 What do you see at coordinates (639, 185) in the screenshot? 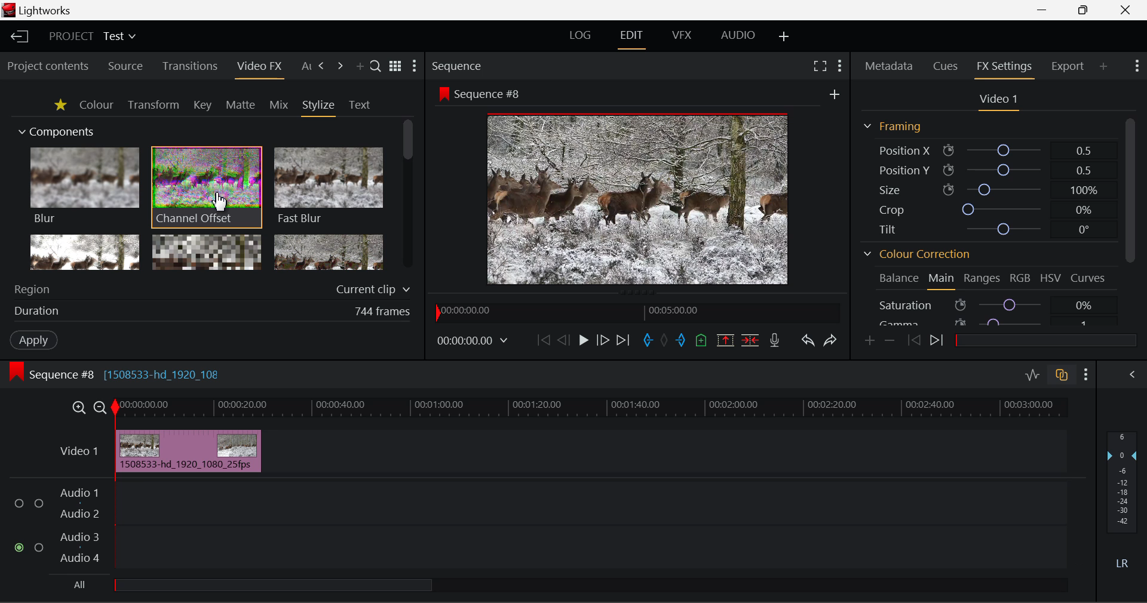
I see `Sequence Preview Screen` at bounding box center [639, 185].